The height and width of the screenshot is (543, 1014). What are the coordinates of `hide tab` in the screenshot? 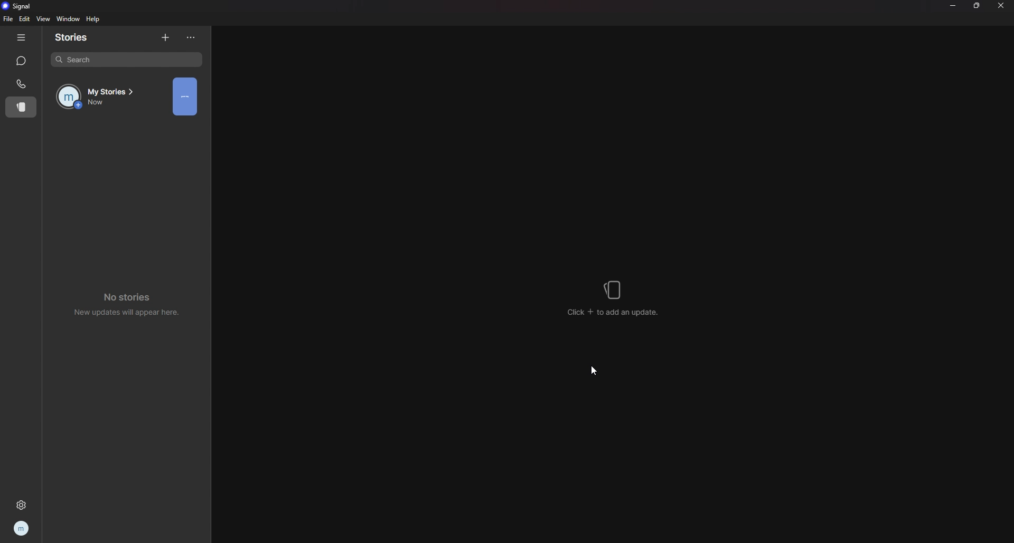 It's located at (21, 37).